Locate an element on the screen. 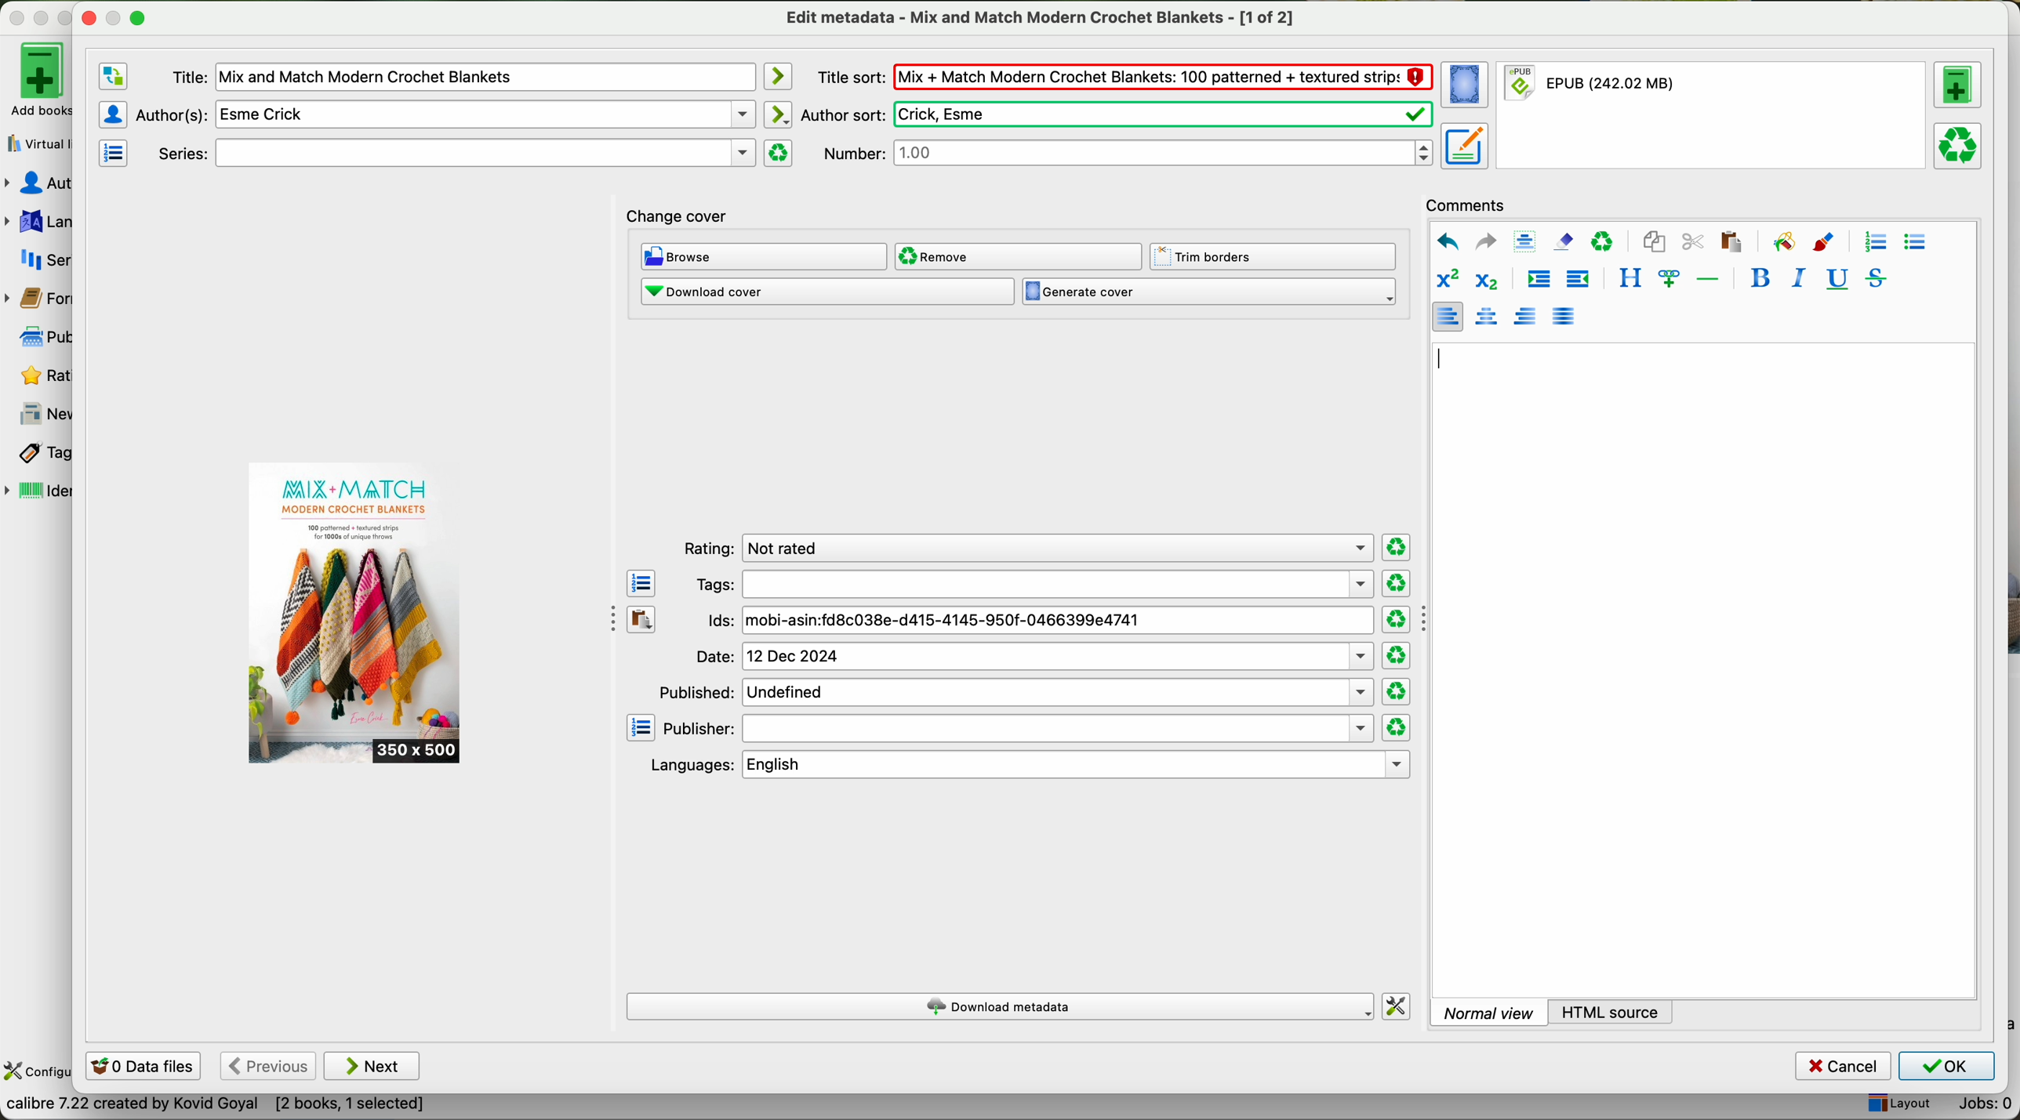 The width and height of the screenshot is (2020, 1120). configure is located at coordinates (37, 1072).